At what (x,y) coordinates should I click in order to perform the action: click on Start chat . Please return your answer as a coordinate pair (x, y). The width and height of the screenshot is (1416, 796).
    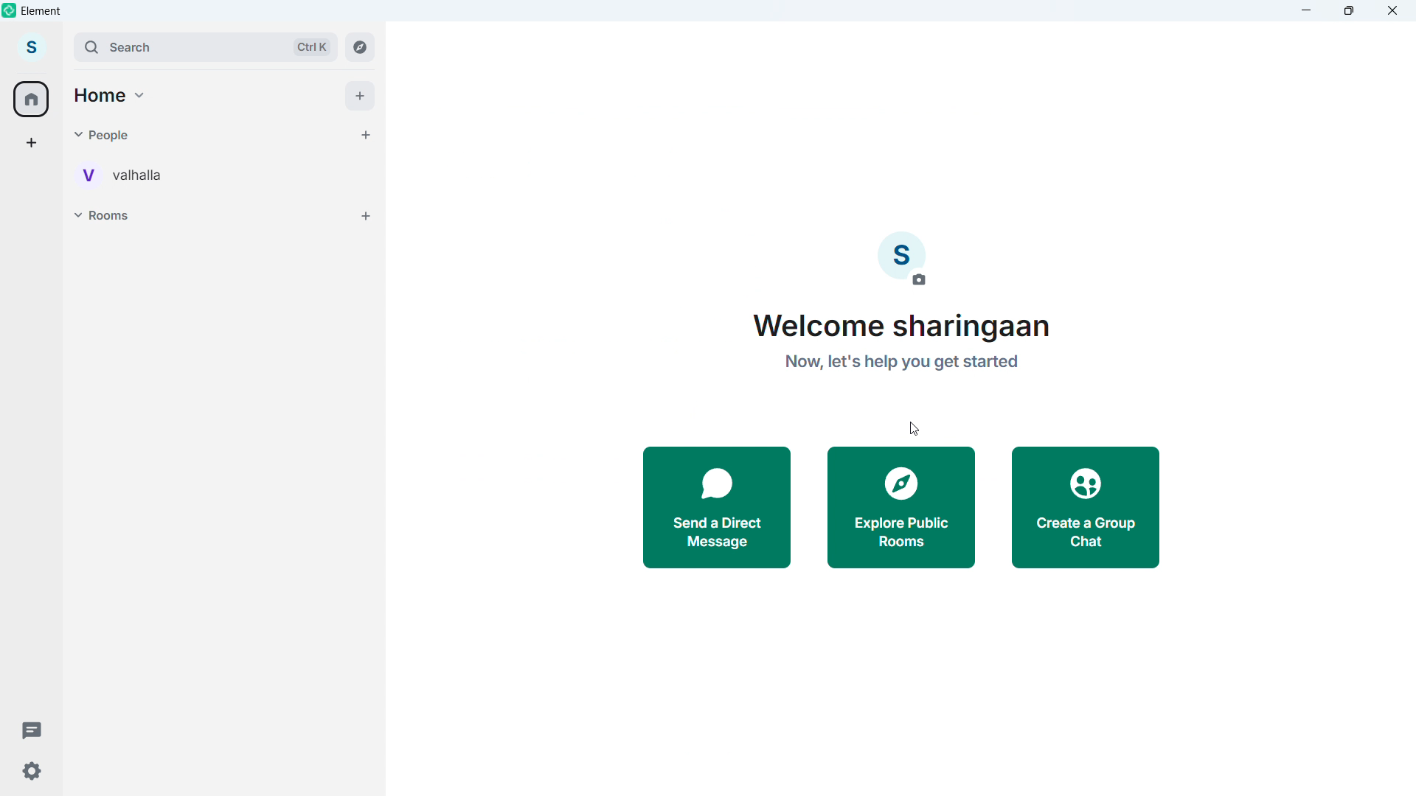
    Looking at the image, I should click on (363, 133).